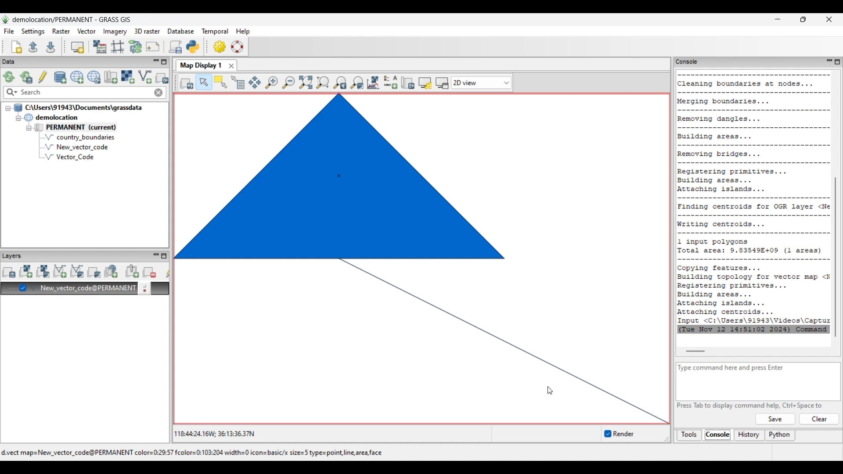 This screenshot has height=474, width=843. Describe the element at coordinates (61, 78) in the screenshot. I see `Add existing or create new database` at that location.